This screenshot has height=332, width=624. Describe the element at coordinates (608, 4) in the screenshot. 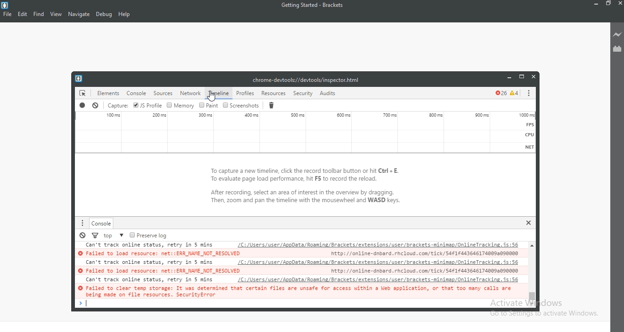

I see `Restore` at that location.